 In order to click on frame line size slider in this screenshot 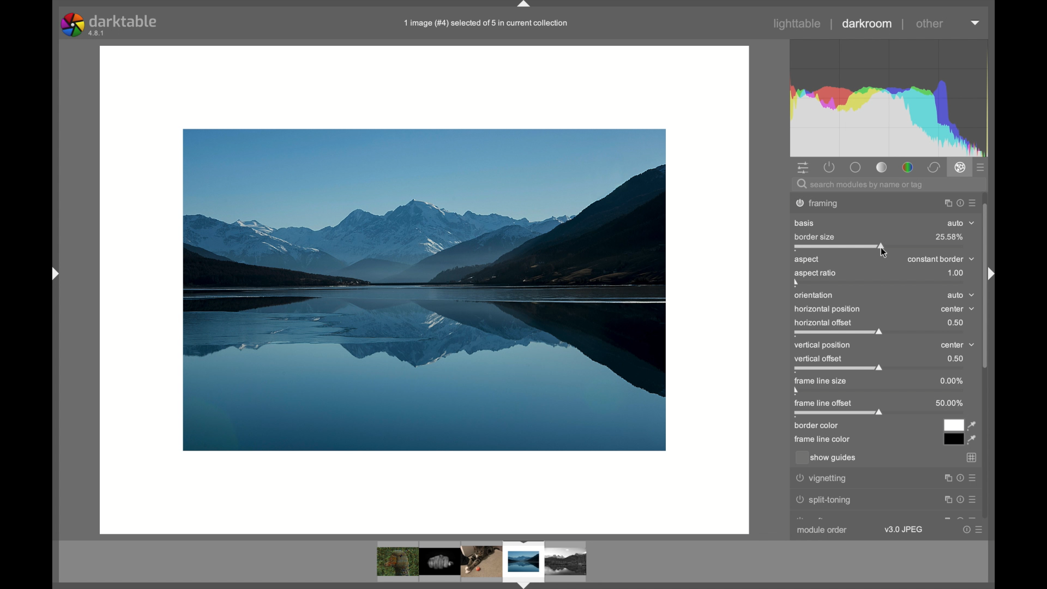, I will do `click(821, 386)`.